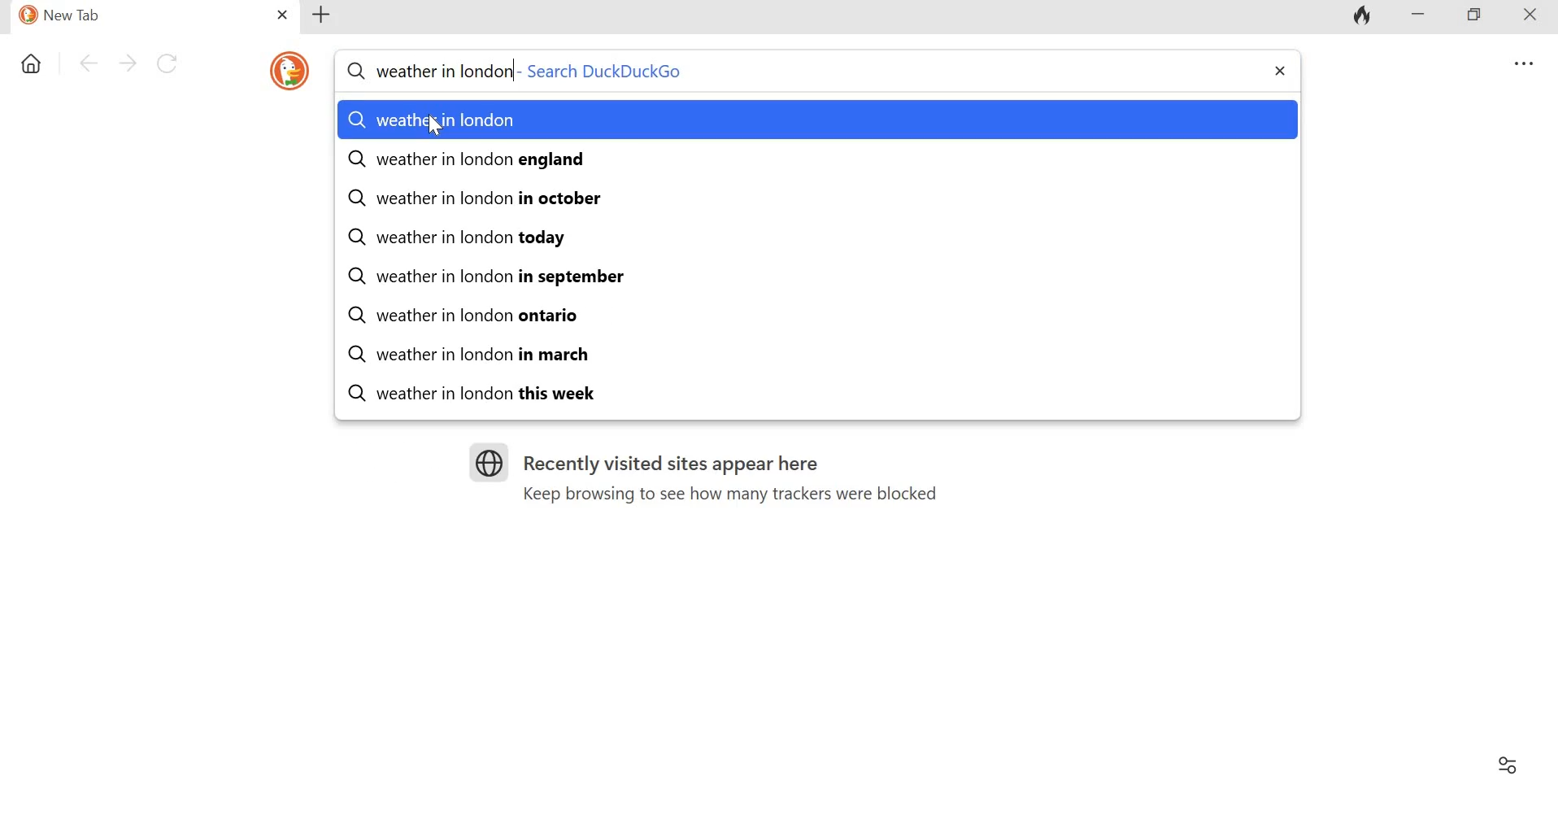 Image resolution: width=1558 pixels, height=815 pixels. I want to click on Logo for sites visited, so click(489, 463).